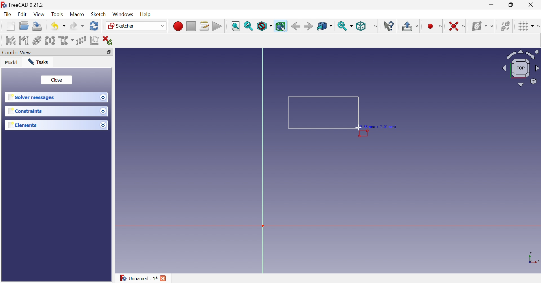 This screenshot has height=283, width=541. Describe the element at coordinates (22, 15) in the screenshot. I see `Edit` at that location.